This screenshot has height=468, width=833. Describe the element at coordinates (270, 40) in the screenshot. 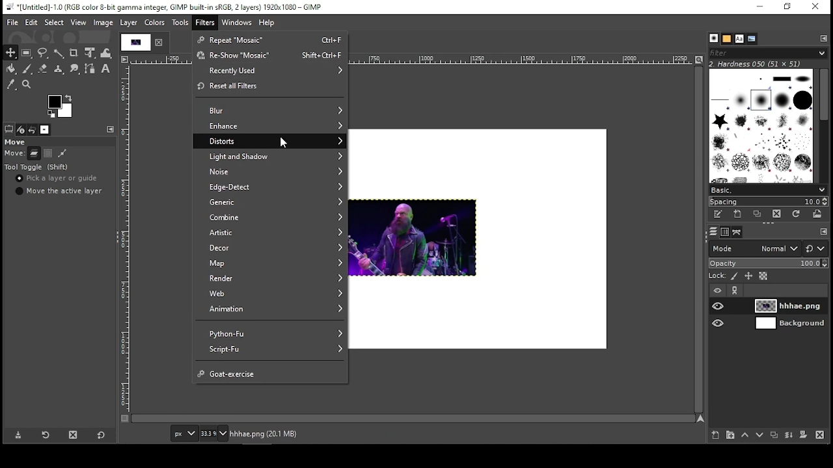

I see `repeat` at that location.